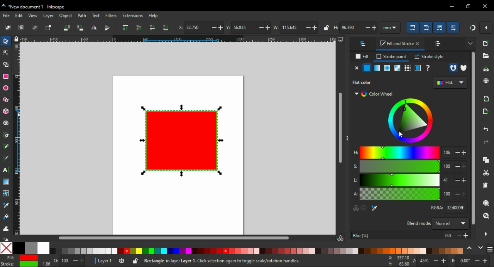  I want to click on pattern, so click(408, 68).